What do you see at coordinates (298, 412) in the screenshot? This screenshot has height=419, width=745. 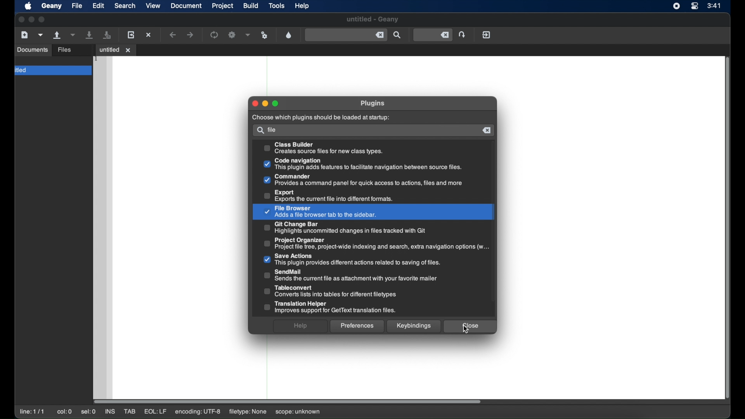 I see `scope: unknown` at bounding box center [298, 412].